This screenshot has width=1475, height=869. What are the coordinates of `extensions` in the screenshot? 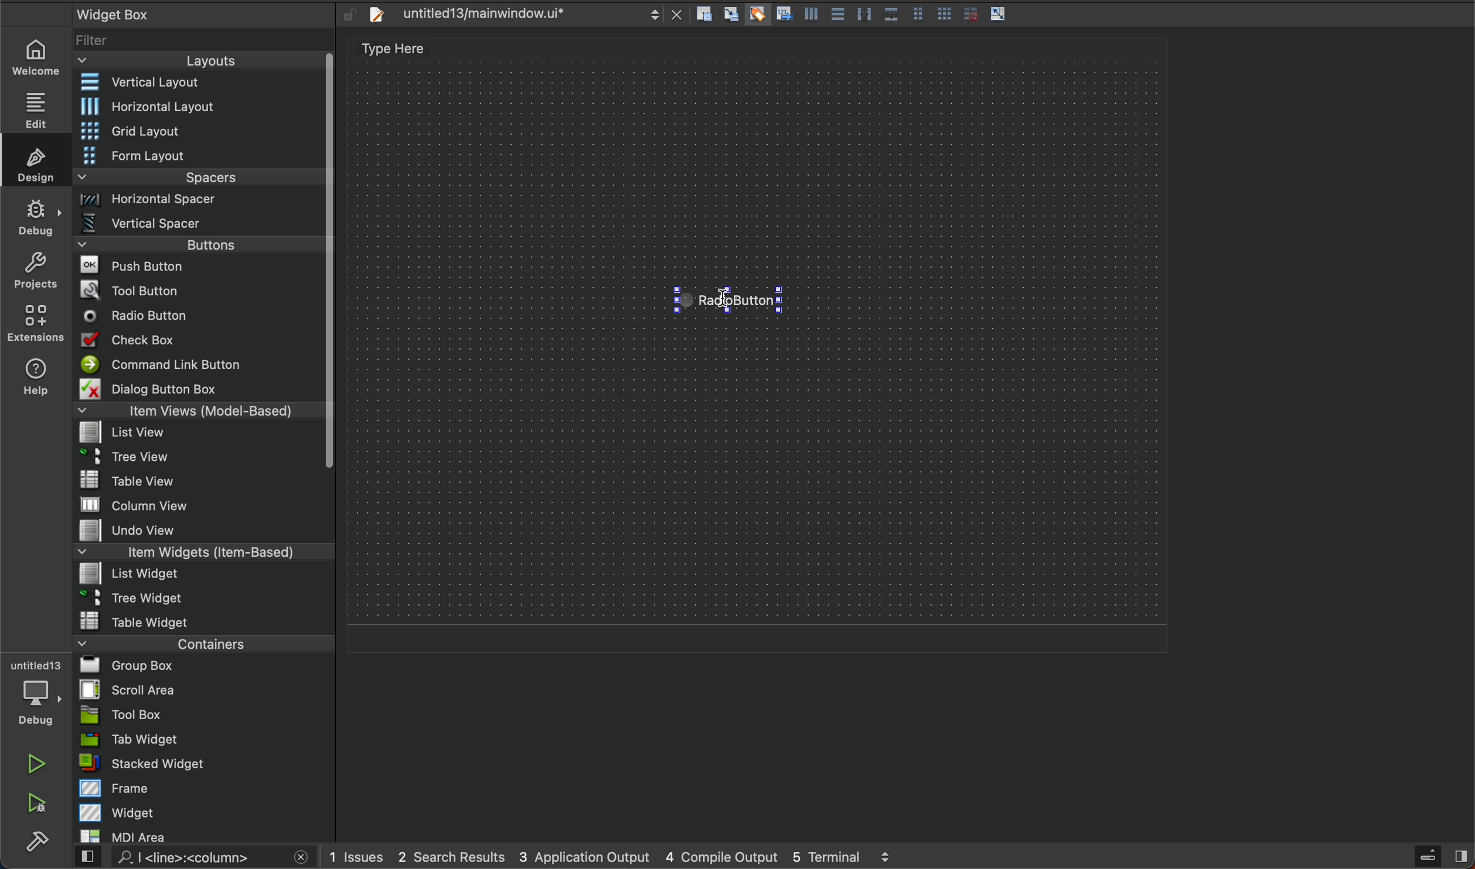 It's located at (35, 323).